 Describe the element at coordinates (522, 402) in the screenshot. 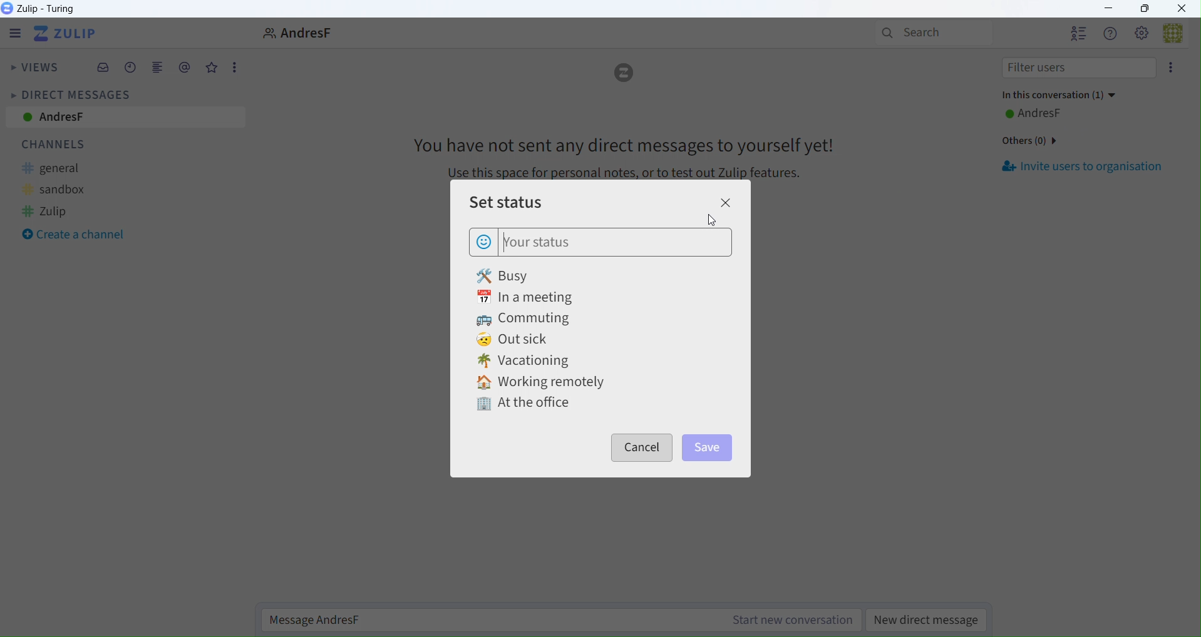

I see `At the office` at that location.